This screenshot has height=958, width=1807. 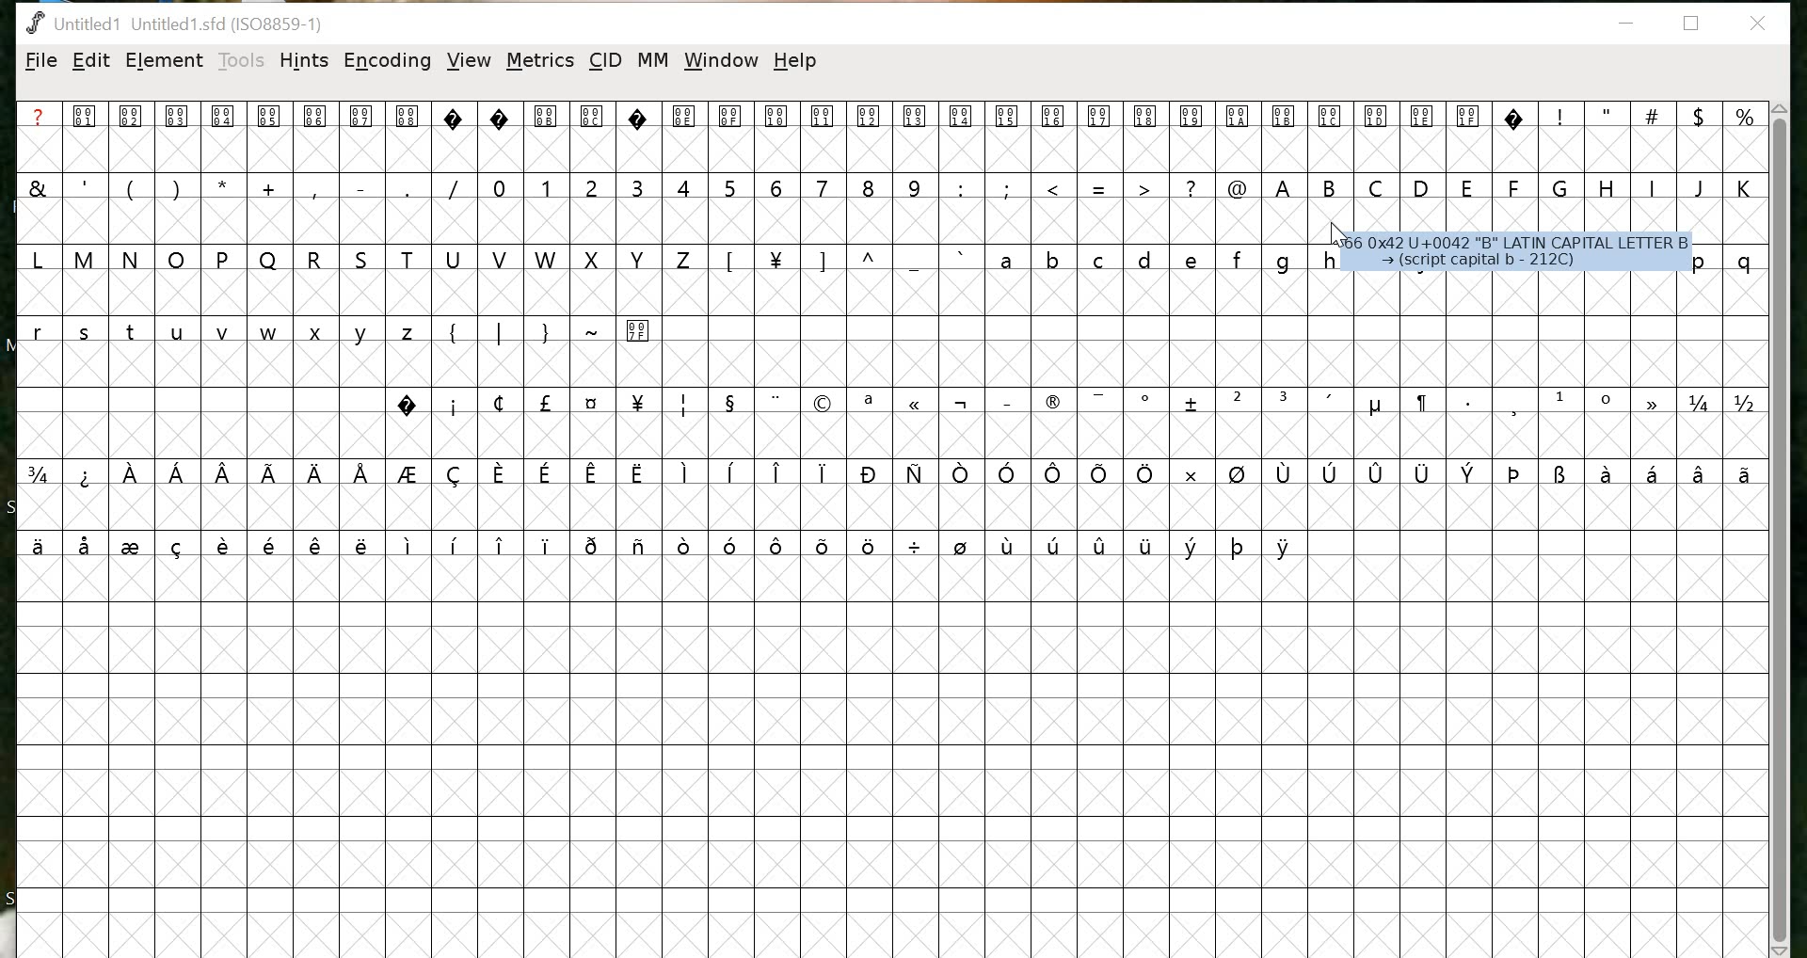 I want to click on HINTS, so click(x=303, y=61).